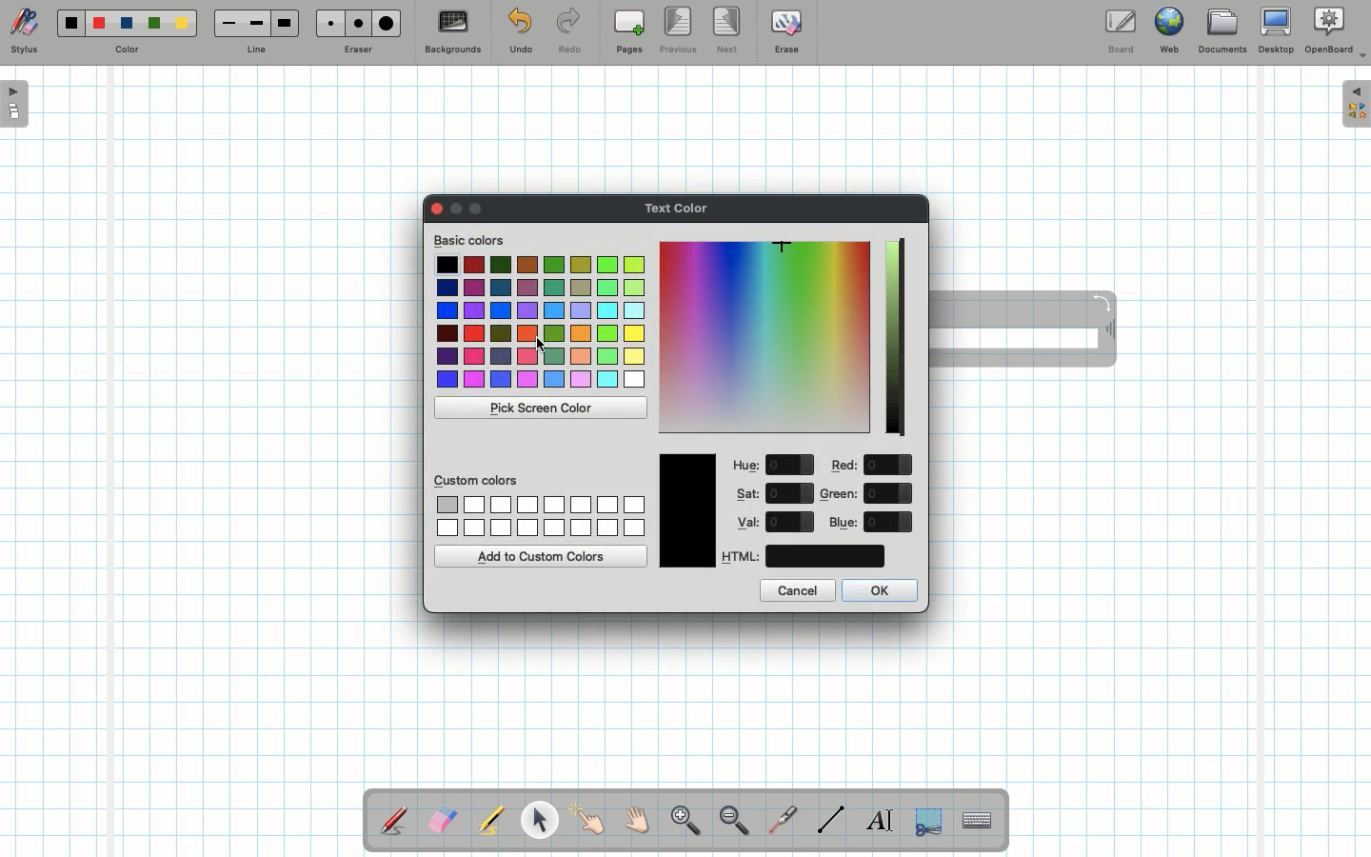 The width and height of the screenshot is (1371, 857). I want to click on value, so click(790, 466).